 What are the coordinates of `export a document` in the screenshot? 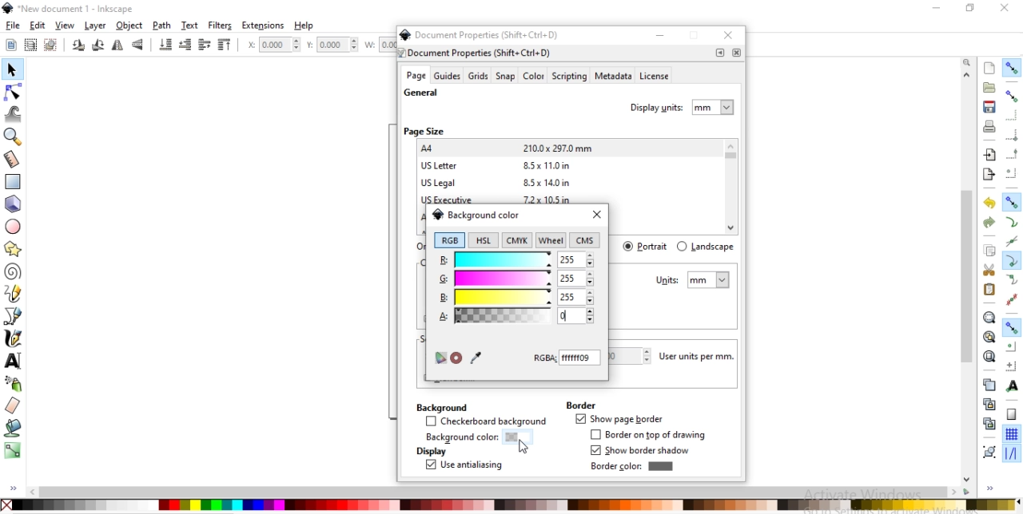 It's located at (989, 175).